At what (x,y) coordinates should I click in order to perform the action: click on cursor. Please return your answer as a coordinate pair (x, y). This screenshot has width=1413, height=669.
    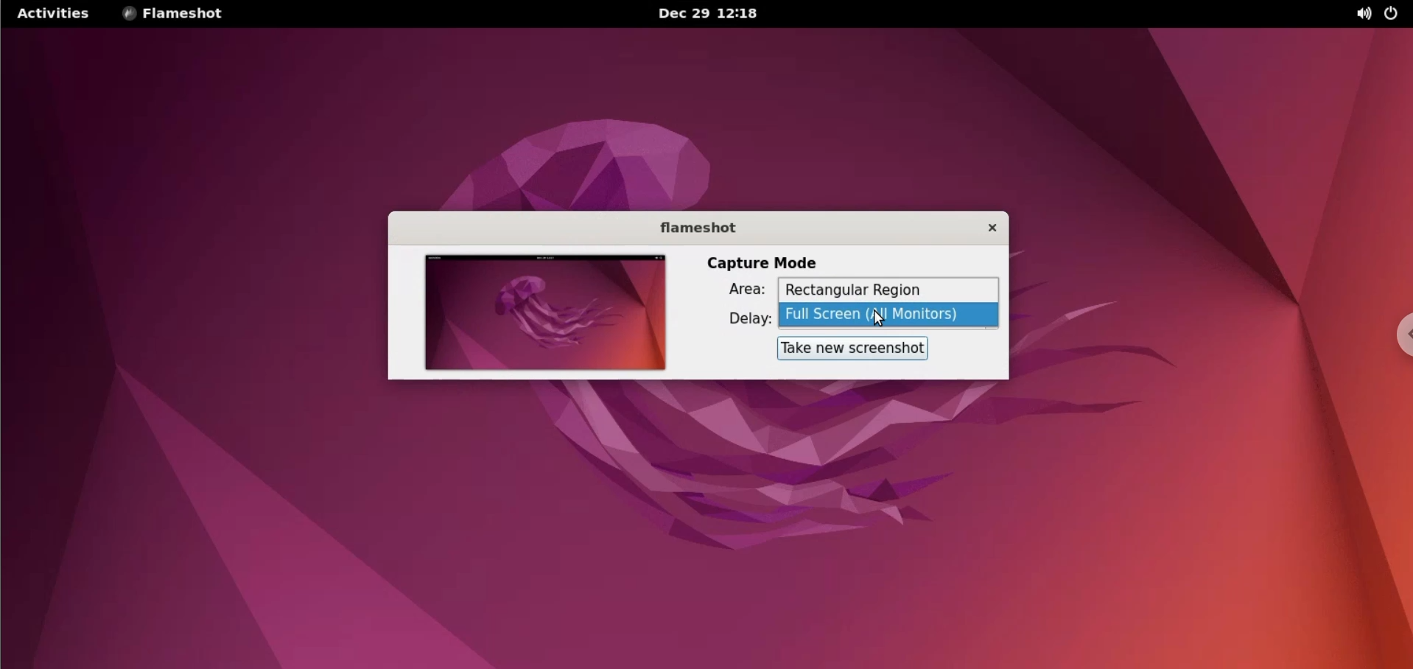
    Looking at the image, I should click on (883, 319).